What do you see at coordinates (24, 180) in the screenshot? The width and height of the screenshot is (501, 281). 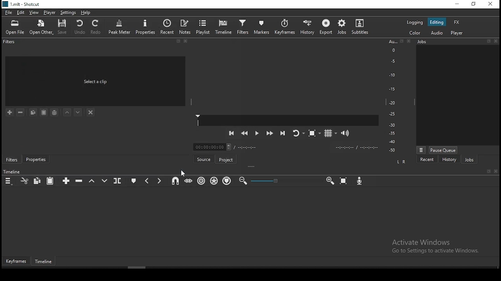 I see `cut` at bounding box center [24, 180].